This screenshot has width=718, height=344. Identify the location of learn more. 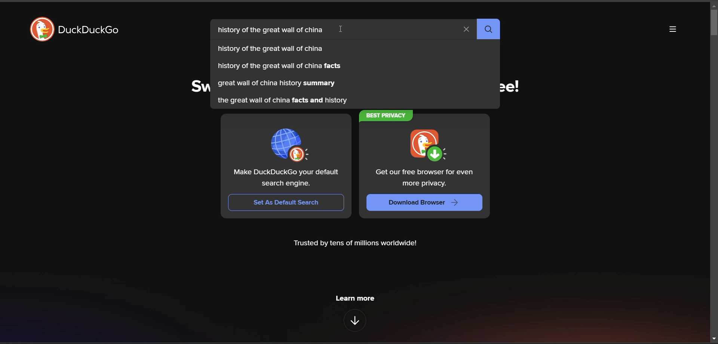
(356, 298).